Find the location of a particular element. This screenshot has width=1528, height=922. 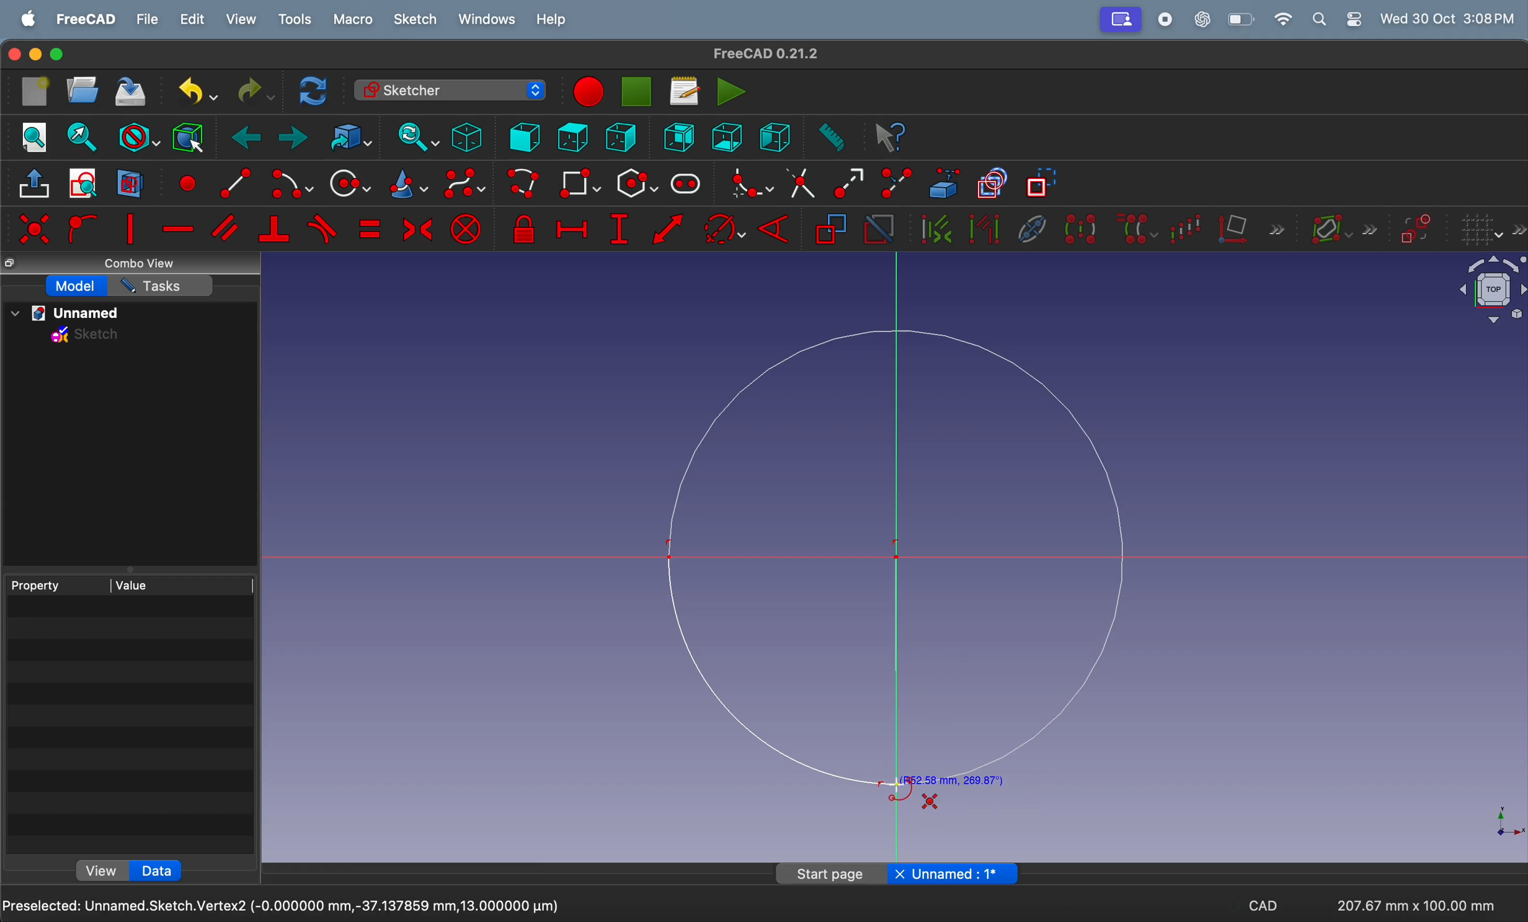

redo is located at coordinates (252, 91).